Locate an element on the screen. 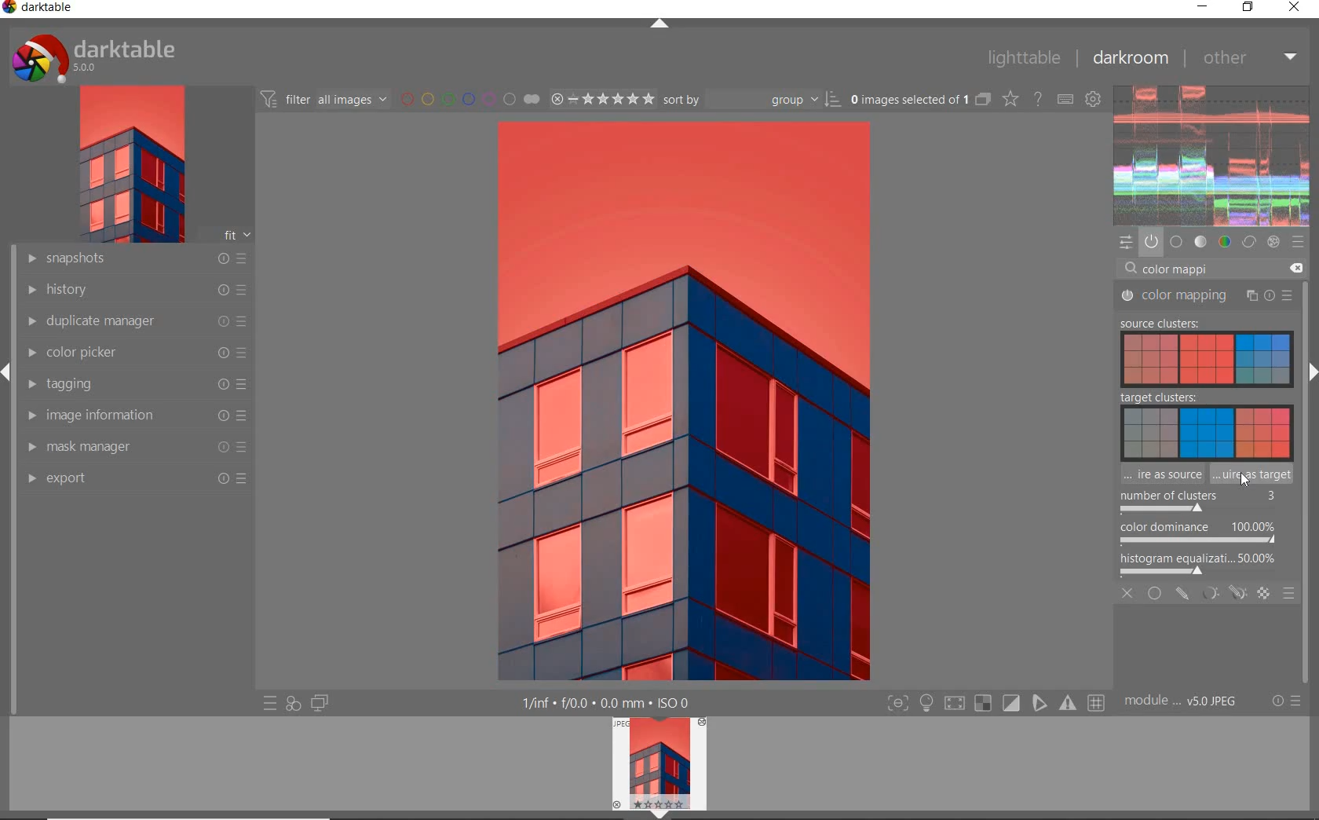 The width and height of the screenshot is (1319, 820). tagging is located at coordinates (135, 385).